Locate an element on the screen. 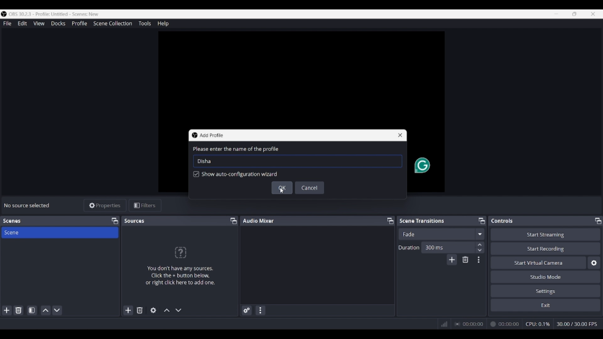 This screenshot has width=603, height=339. Scene collection menu is located at coordinates (112, 23).